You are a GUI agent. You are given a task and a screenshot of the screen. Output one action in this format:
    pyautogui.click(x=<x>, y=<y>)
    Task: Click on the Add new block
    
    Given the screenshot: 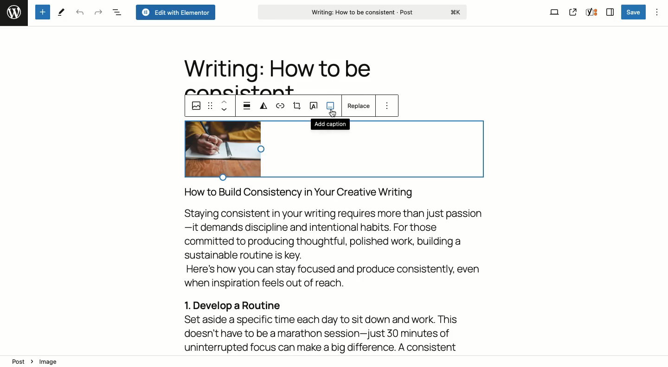 What is the action you would take?
    pyautogui.click(x=42, y=12)
    